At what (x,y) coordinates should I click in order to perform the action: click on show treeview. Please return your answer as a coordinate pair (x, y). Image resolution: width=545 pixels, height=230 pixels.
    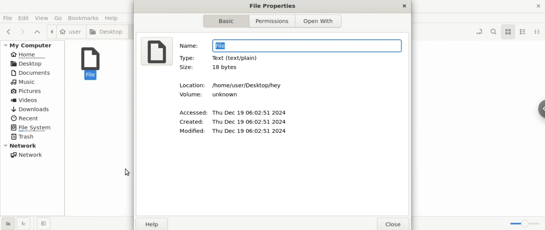
    Looking at the image, I should click on (24, 223).